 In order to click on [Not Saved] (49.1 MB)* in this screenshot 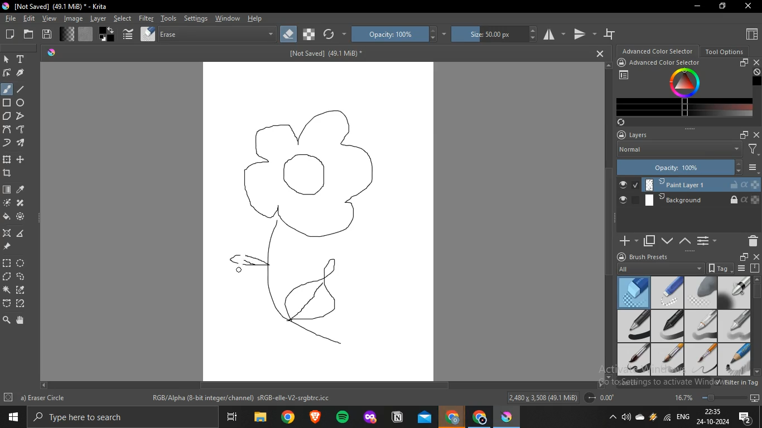, I will do `click(325, 54)`.